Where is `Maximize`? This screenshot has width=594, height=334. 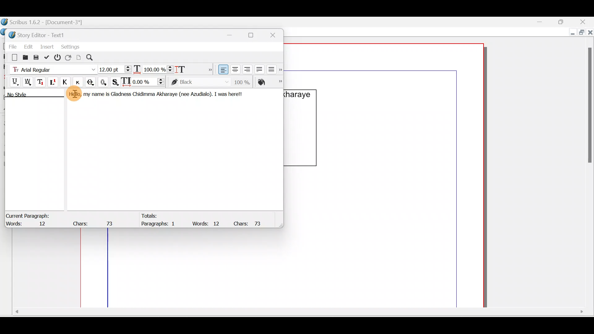
Maximize is located at coordinates (581, 33).